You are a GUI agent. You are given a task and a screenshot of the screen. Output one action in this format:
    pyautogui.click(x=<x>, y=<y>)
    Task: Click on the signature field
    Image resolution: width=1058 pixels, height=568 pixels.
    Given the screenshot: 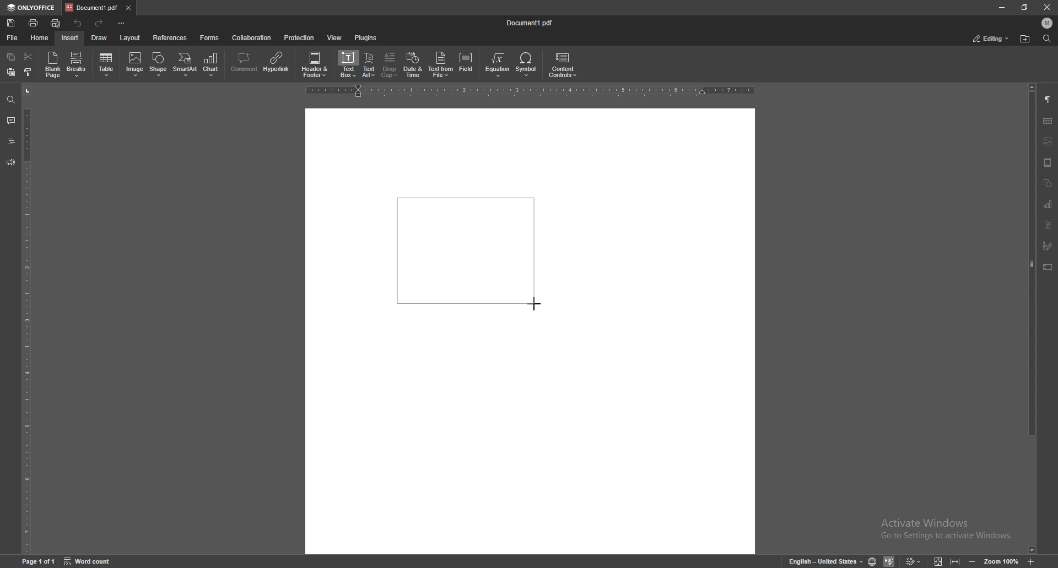 What is the action you would take?
    pyautogui.click(x=1048, y=245)
    